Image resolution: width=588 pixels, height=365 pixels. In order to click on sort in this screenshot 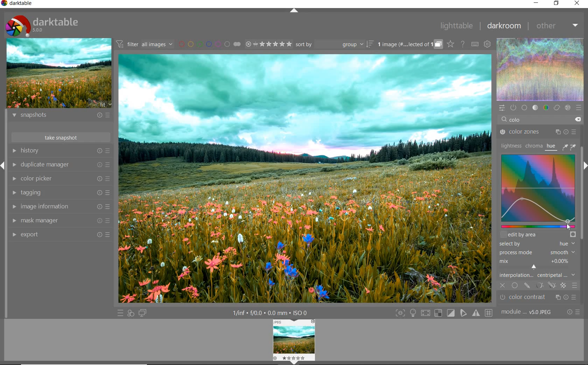, I will do `click(334, 45)`.